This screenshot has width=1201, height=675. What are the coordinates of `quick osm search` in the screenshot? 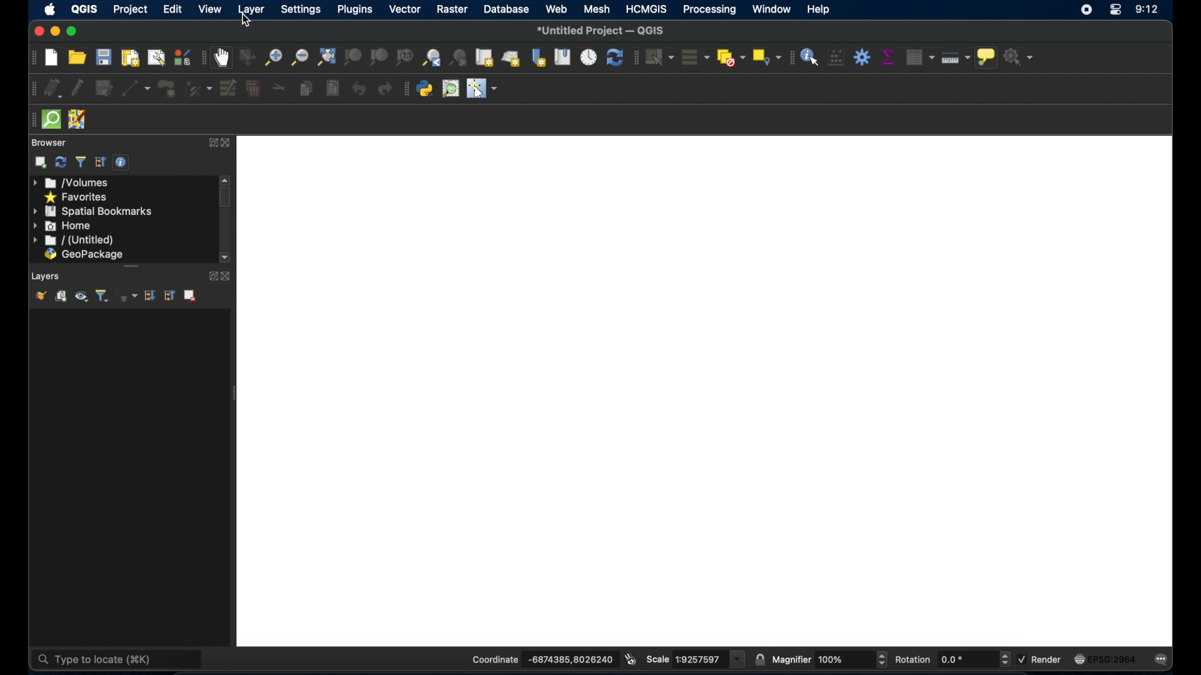 It's located at (452, 89).